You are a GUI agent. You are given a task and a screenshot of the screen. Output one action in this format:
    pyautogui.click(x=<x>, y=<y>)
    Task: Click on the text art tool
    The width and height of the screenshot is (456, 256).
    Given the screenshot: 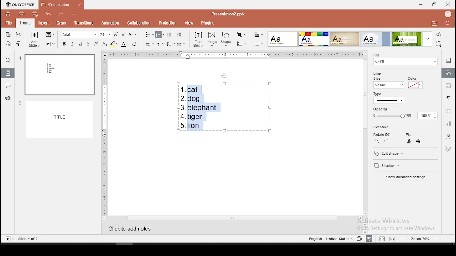 What is the action you would take?
    pyautogui.click(x=449, y=137)
    